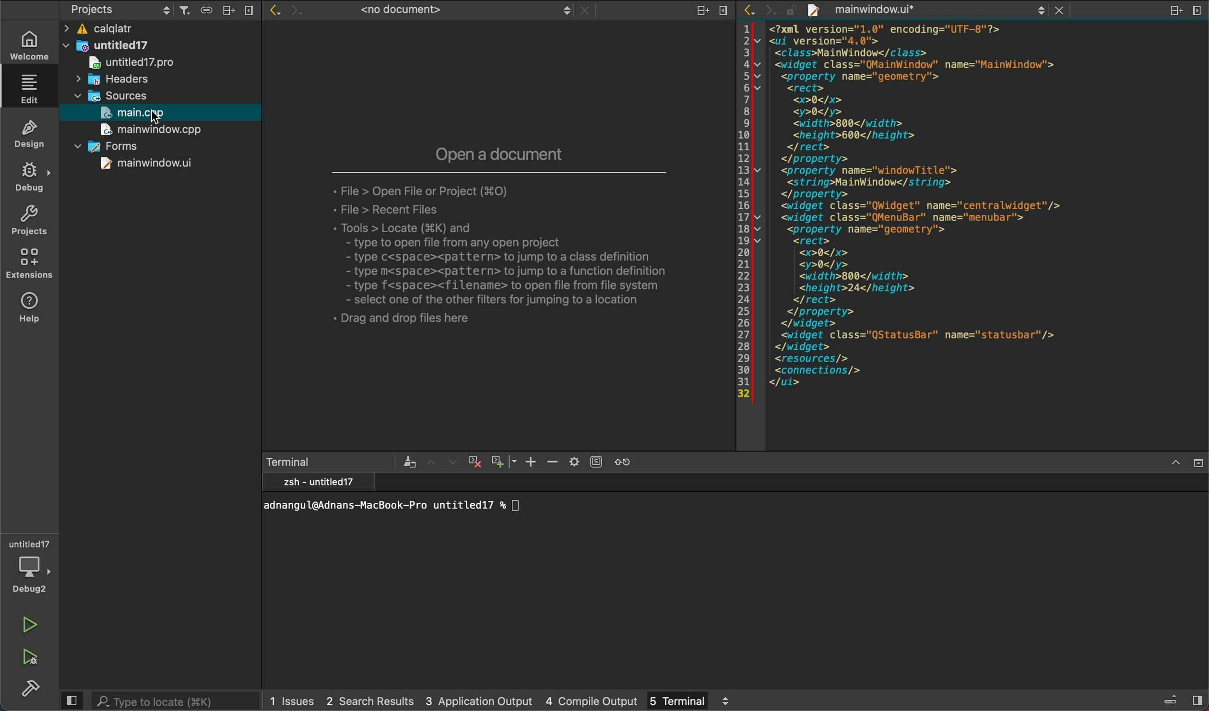  What do you see at coordinates (148, 130) in the screenshot?
I see `main window` at bounding box center [148, 130].